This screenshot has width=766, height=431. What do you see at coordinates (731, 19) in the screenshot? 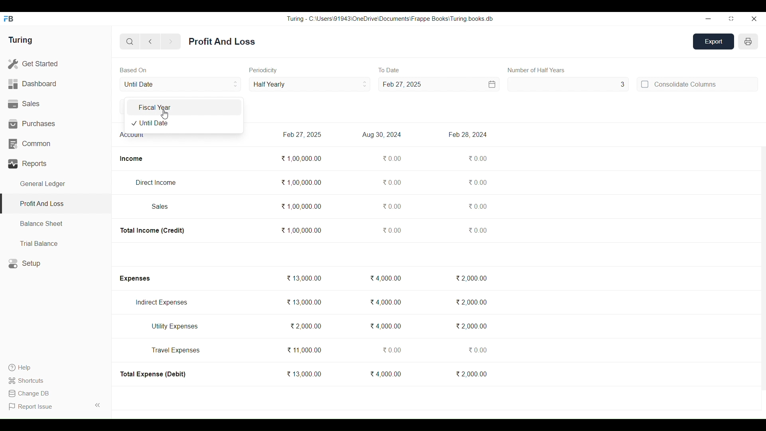
I see `Change dimension` at bounding box center [731, 19].